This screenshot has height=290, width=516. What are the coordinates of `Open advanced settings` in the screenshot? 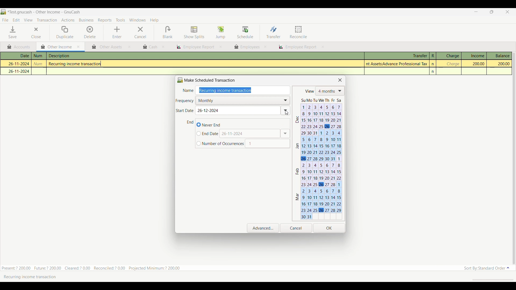 It's located at (263, 228).